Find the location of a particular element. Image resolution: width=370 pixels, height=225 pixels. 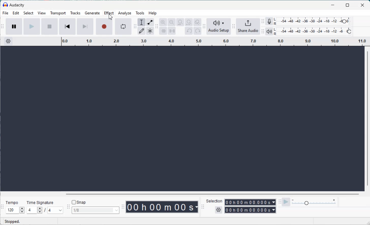

Click and drag to a define a looping regions is located at coordinates (215, 41).